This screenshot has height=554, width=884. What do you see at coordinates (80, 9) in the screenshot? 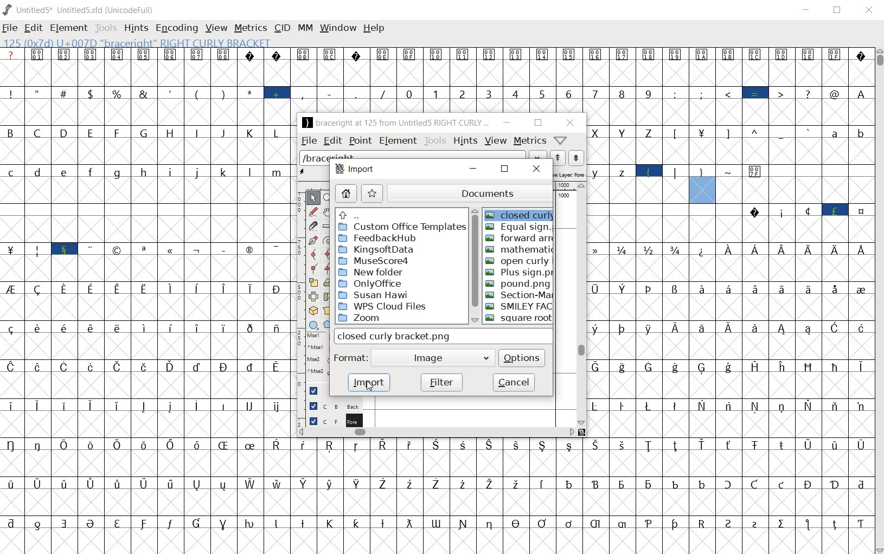
I see `Untitled5* Untitled5.sfd (UnicodeFull)` at bounding box center [80, 9].